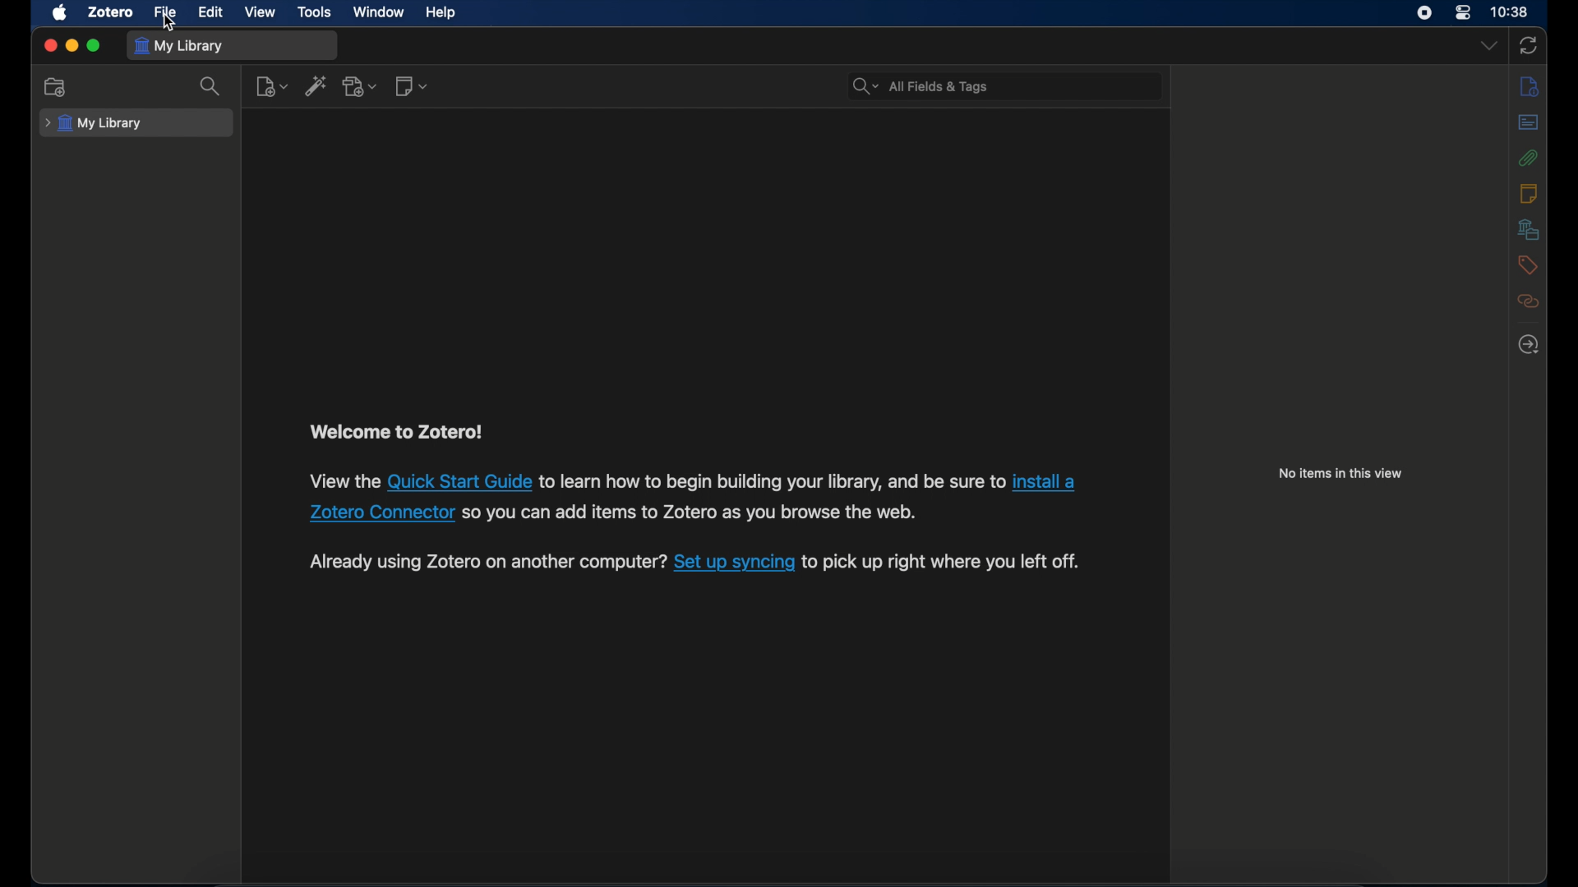  I want to click on abstract, so click(1529, 122).